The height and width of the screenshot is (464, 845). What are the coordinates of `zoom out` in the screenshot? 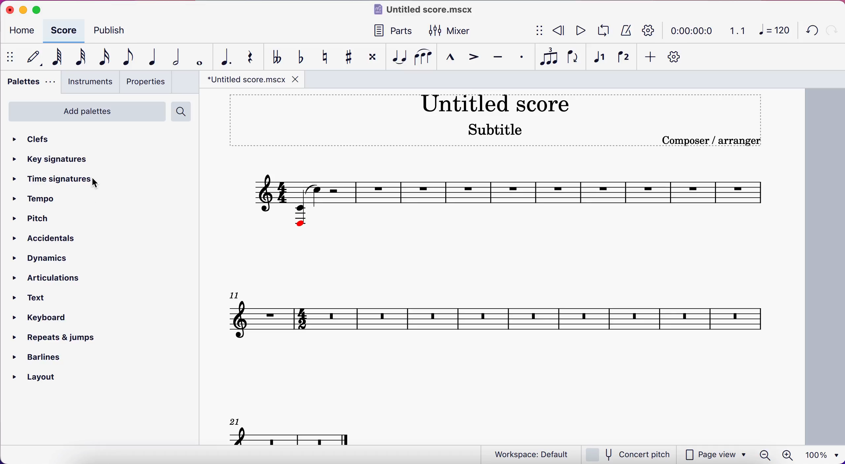 It's located at (765, 455).